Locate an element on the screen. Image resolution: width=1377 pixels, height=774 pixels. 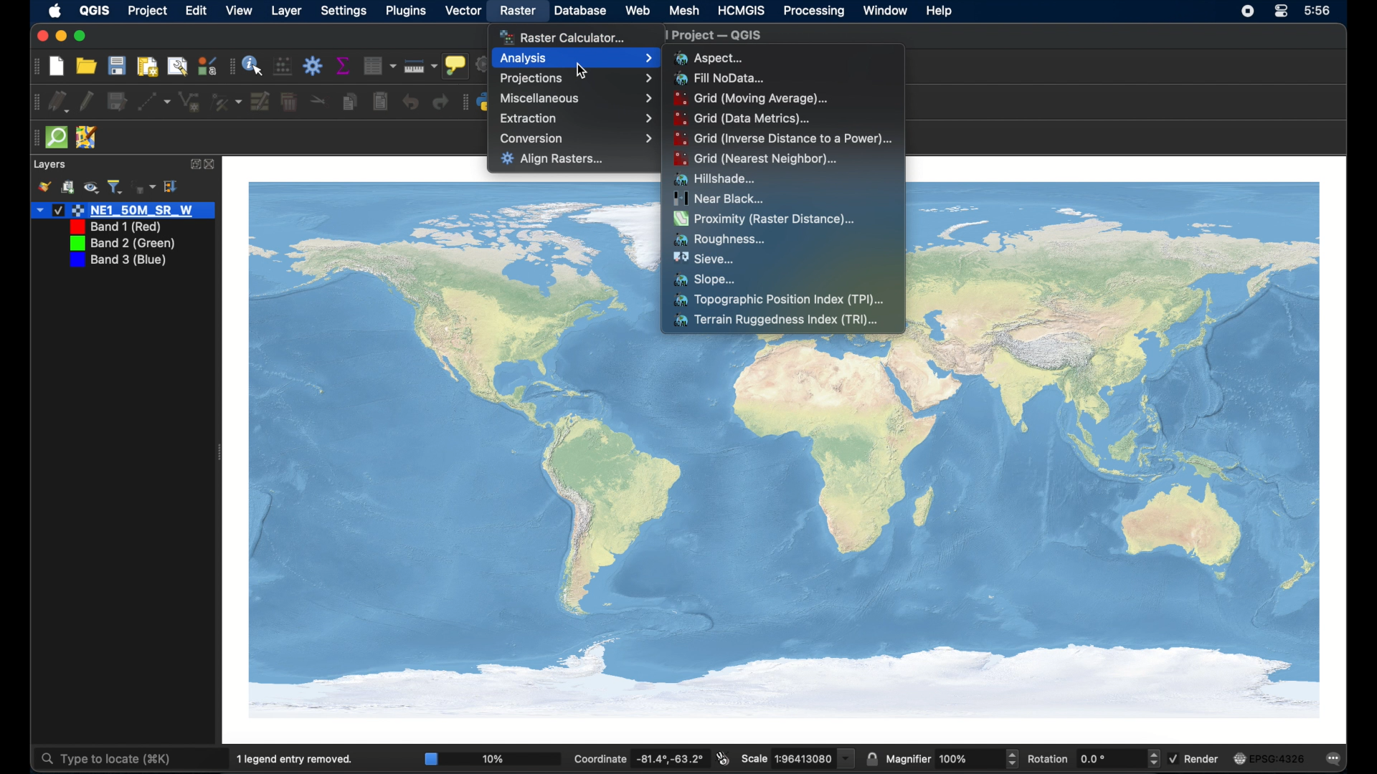
10% is located at coordinates (491, 758).